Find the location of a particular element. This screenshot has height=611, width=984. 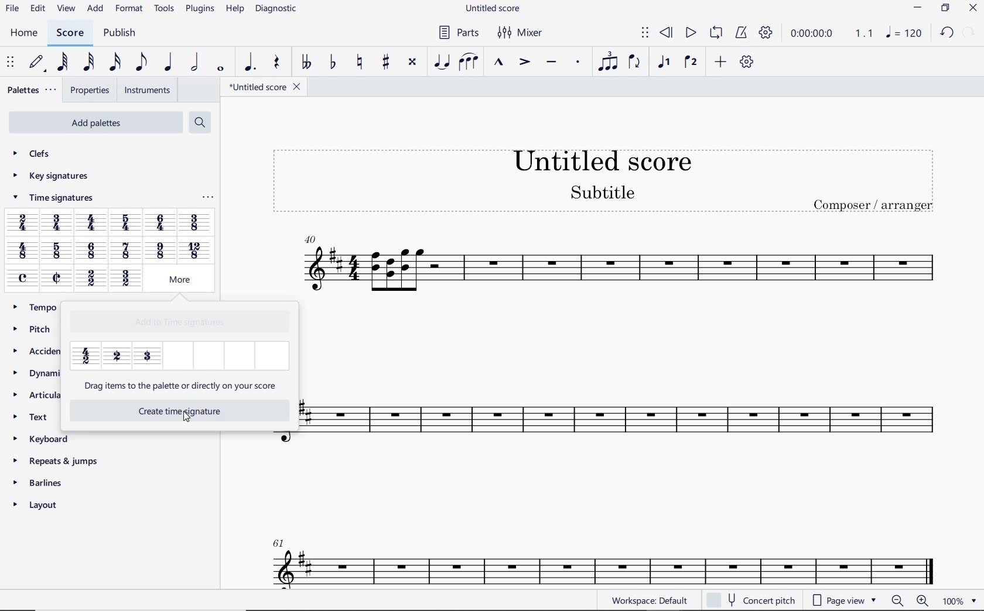

SEARCH PALETTES is located at coordinates (199, 122).